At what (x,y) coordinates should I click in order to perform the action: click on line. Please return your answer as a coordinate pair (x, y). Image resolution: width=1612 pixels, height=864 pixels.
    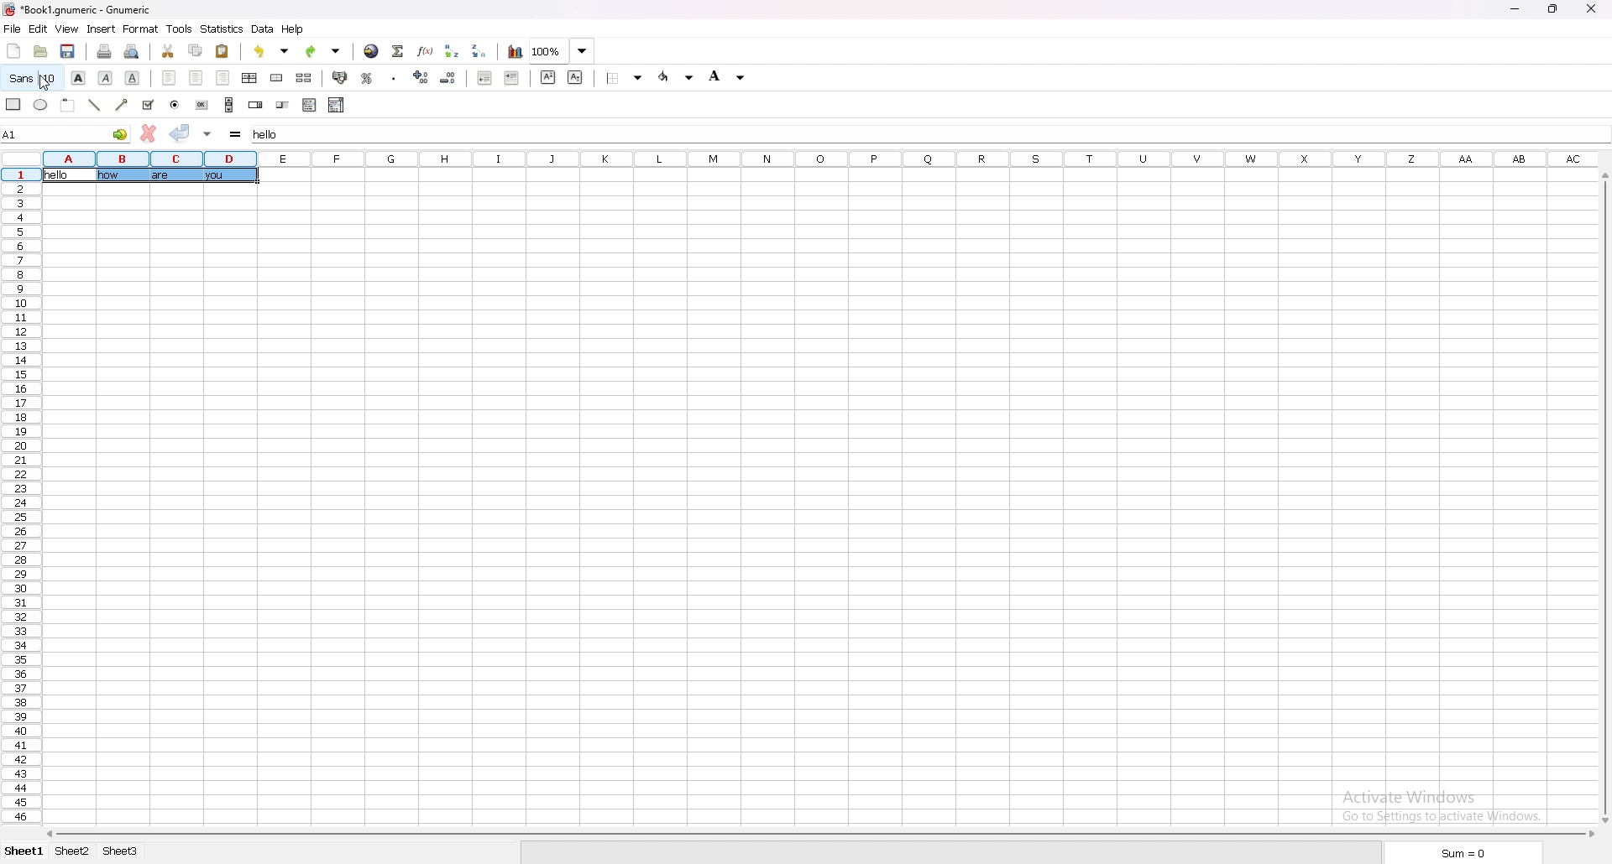
    Looking at the image, I should click on (95, 106).